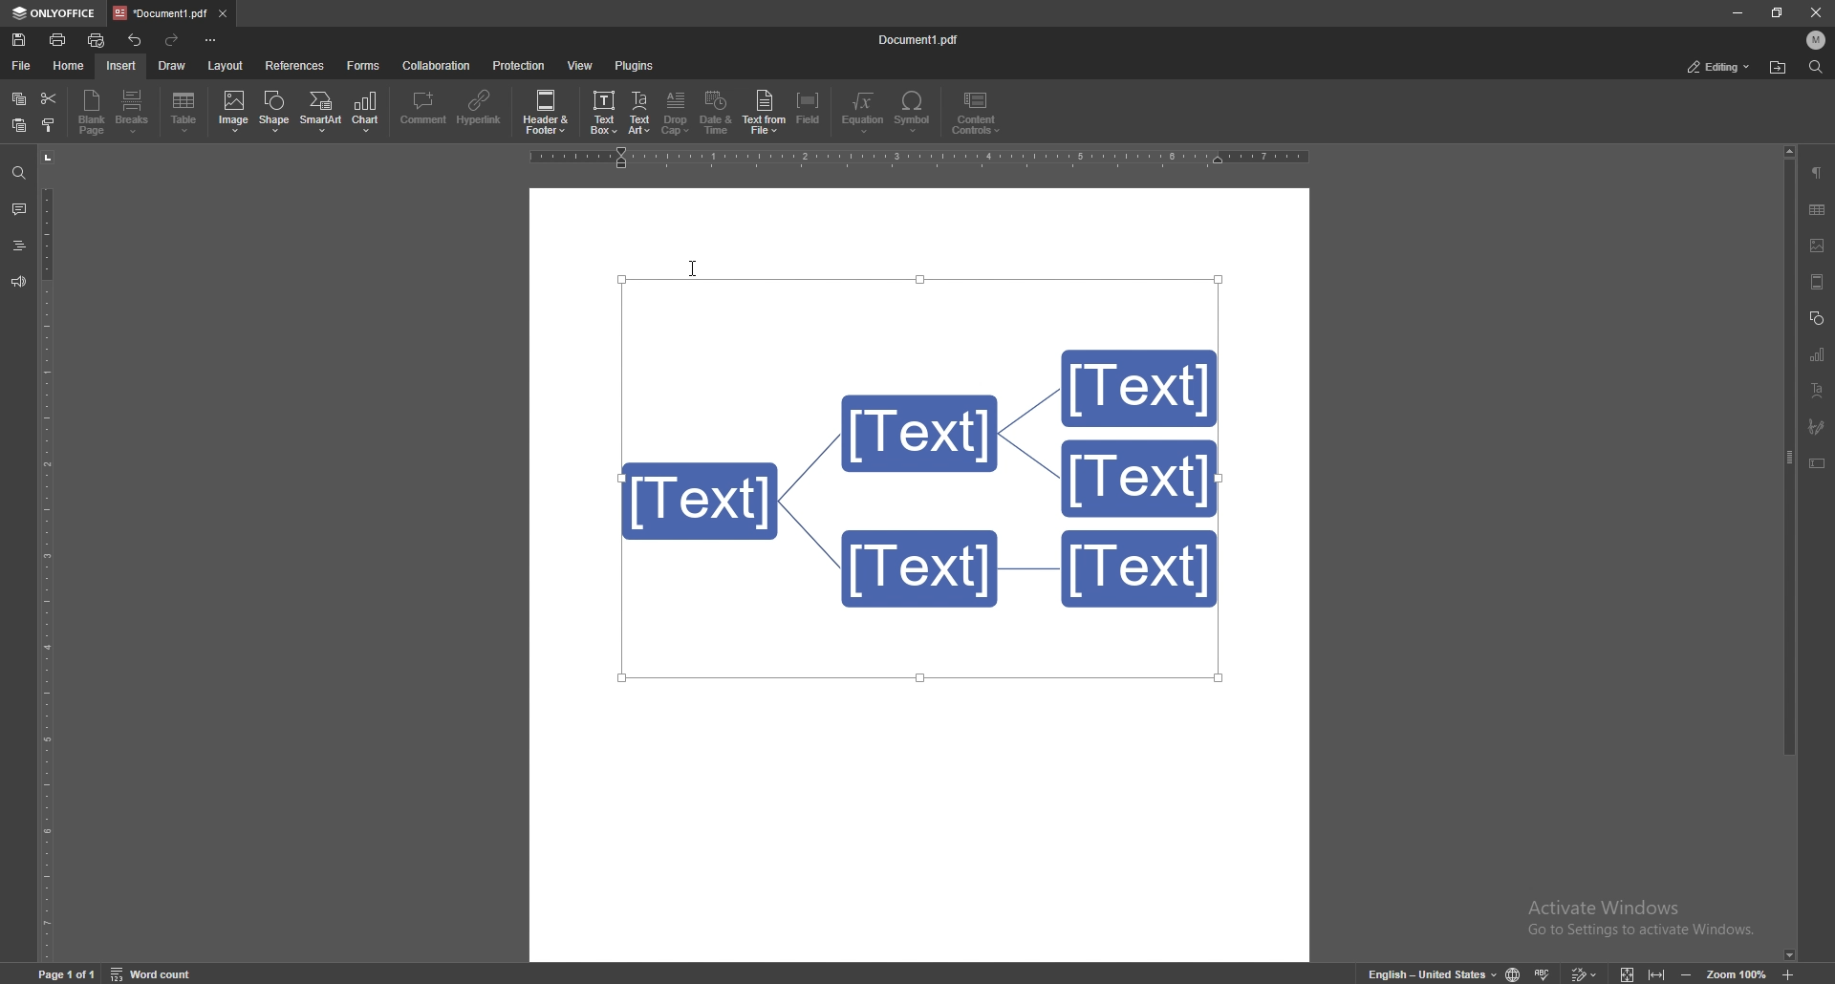  I want to click on breaks, so click(134, 112).